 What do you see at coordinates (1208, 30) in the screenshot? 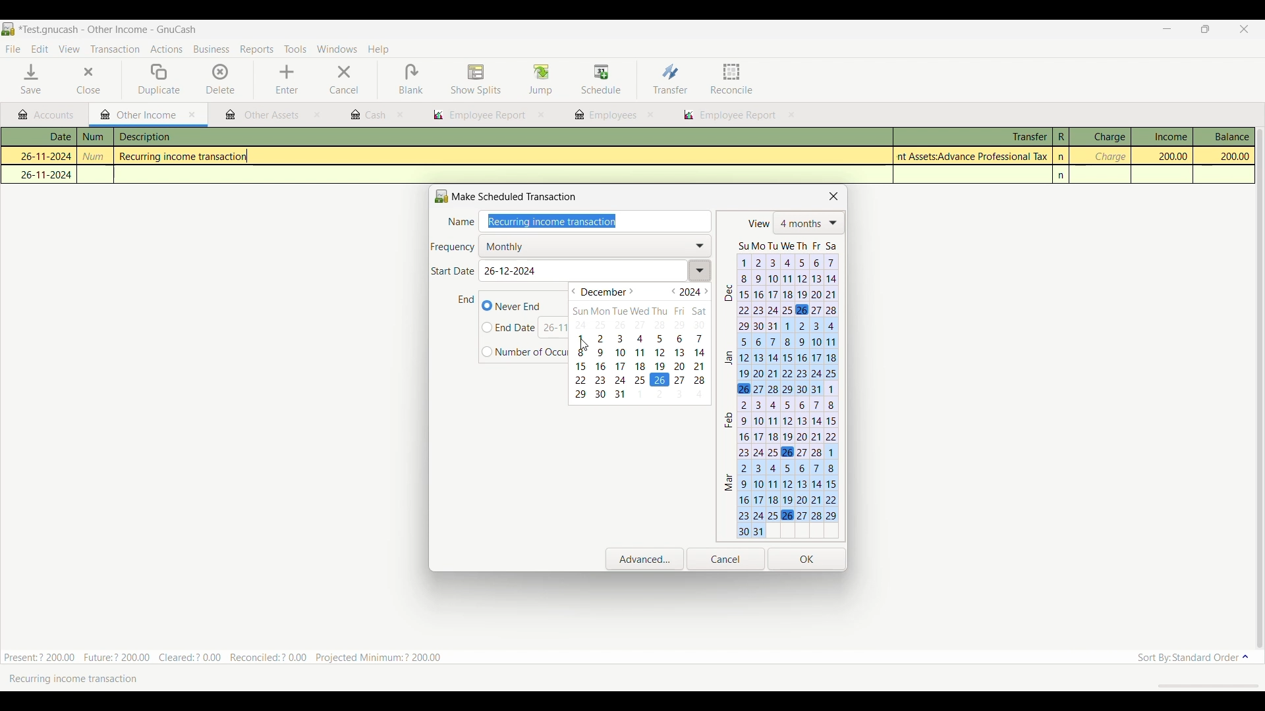
I see `Show interface in a smaller tab` at bounding box center [1208, 30].